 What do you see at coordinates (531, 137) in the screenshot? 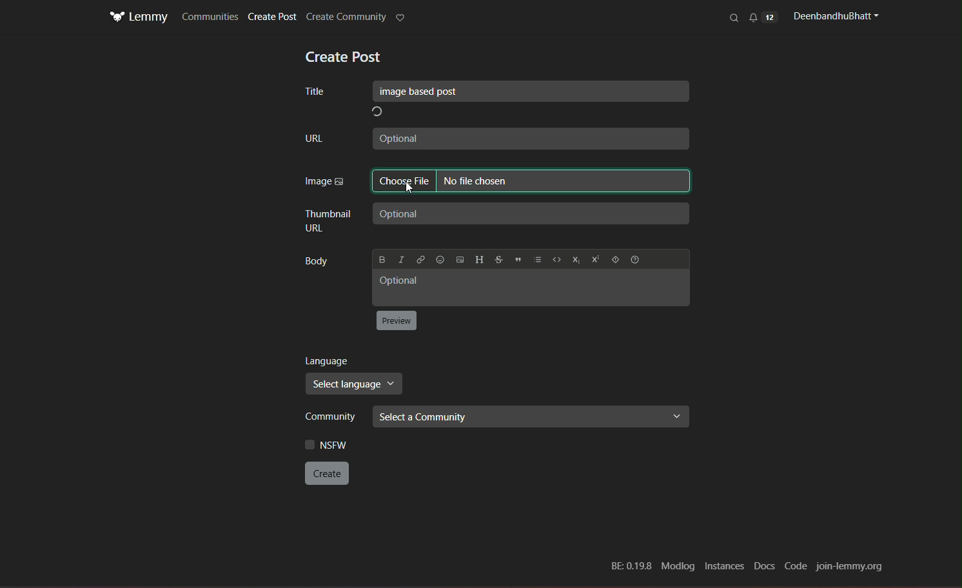
I see `Optional` at bounding box center [531, 137].